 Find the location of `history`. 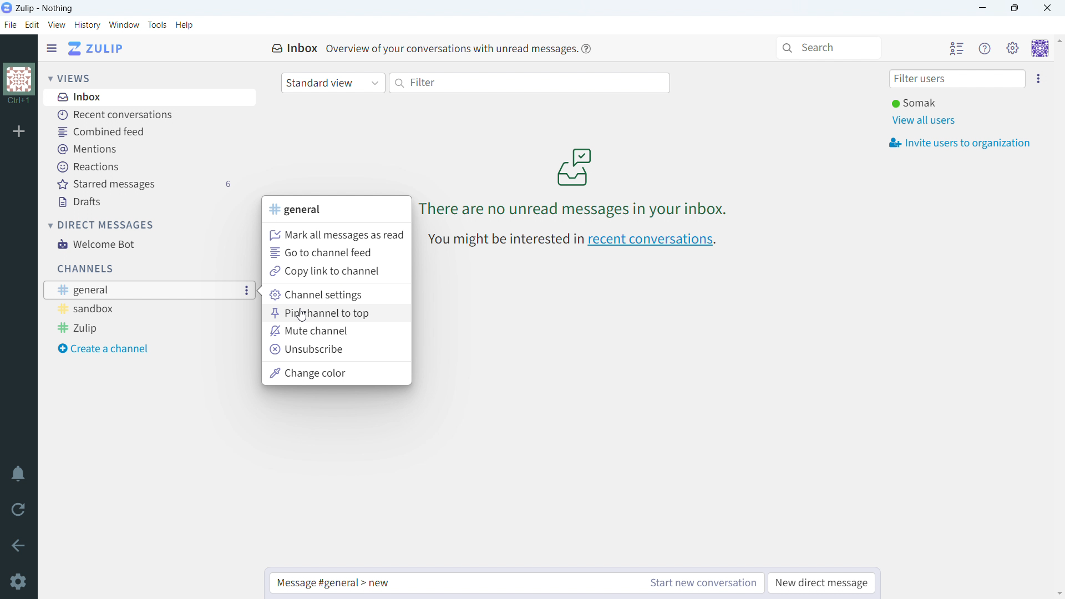

history is located at coordinates (87, 25).